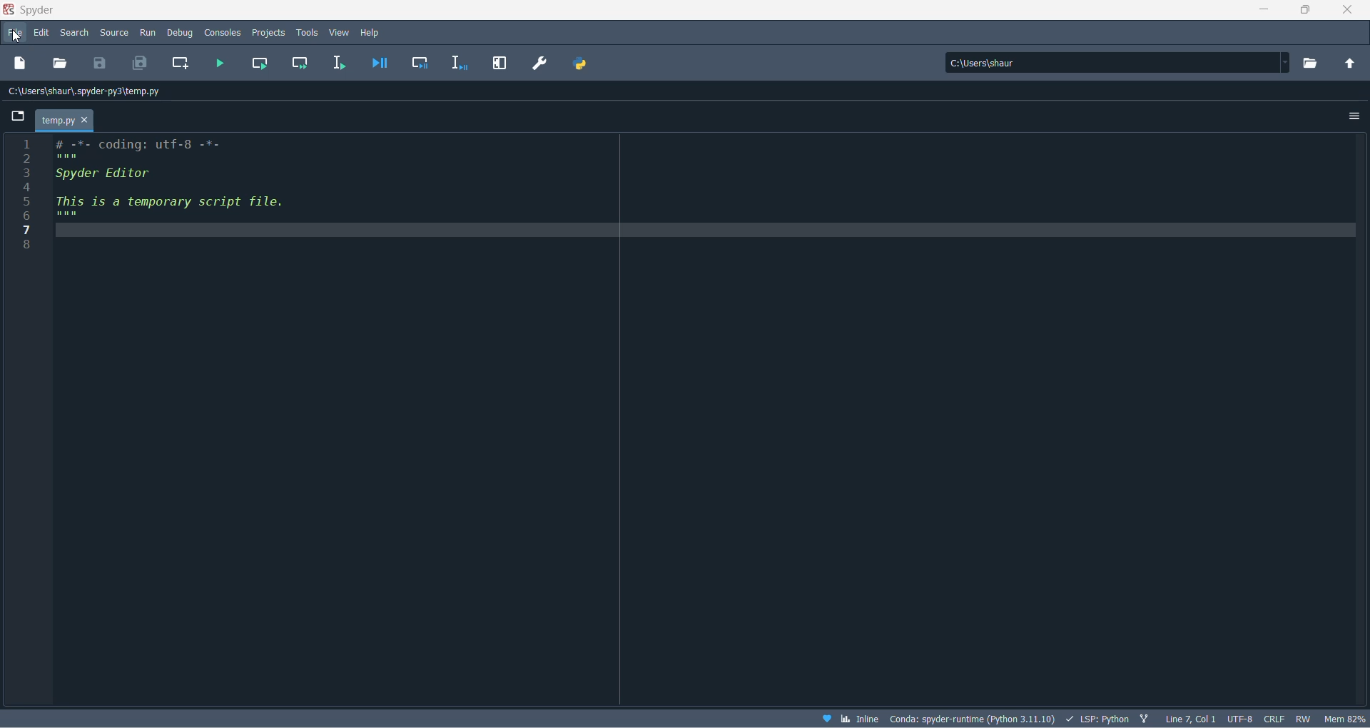  Describe the element at coordinates (18, 34) in the screenshot. I see `file` at that location.